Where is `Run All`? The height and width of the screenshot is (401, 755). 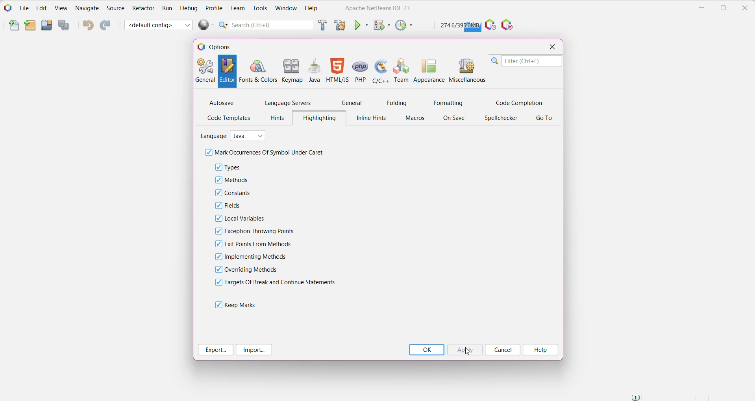
Run All is located at coordinates (206, 25).